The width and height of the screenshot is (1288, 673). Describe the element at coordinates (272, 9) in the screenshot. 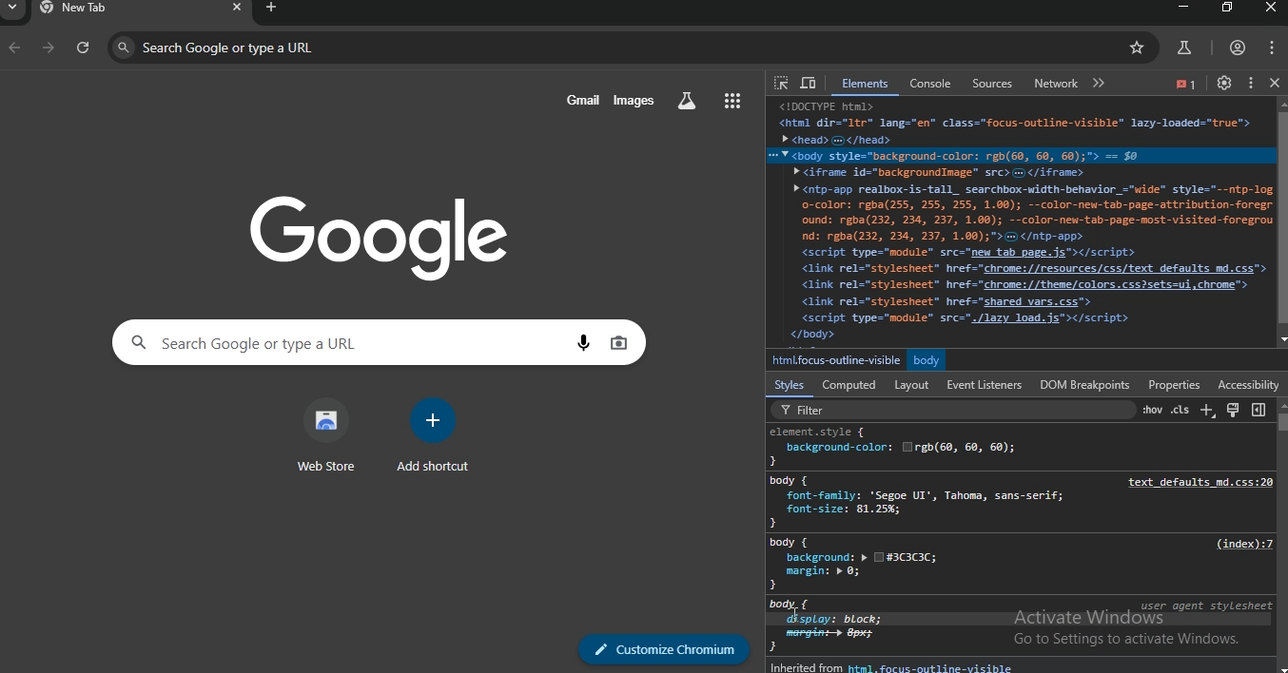

I see `new tab` at that location.